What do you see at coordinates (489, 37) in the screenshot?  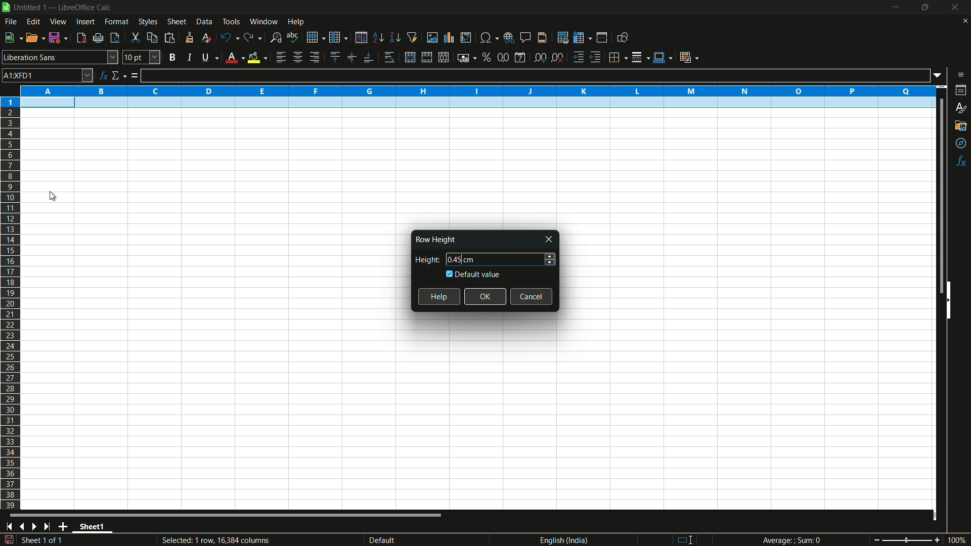 I see `insert special characters` at bounding box center [489, 37].